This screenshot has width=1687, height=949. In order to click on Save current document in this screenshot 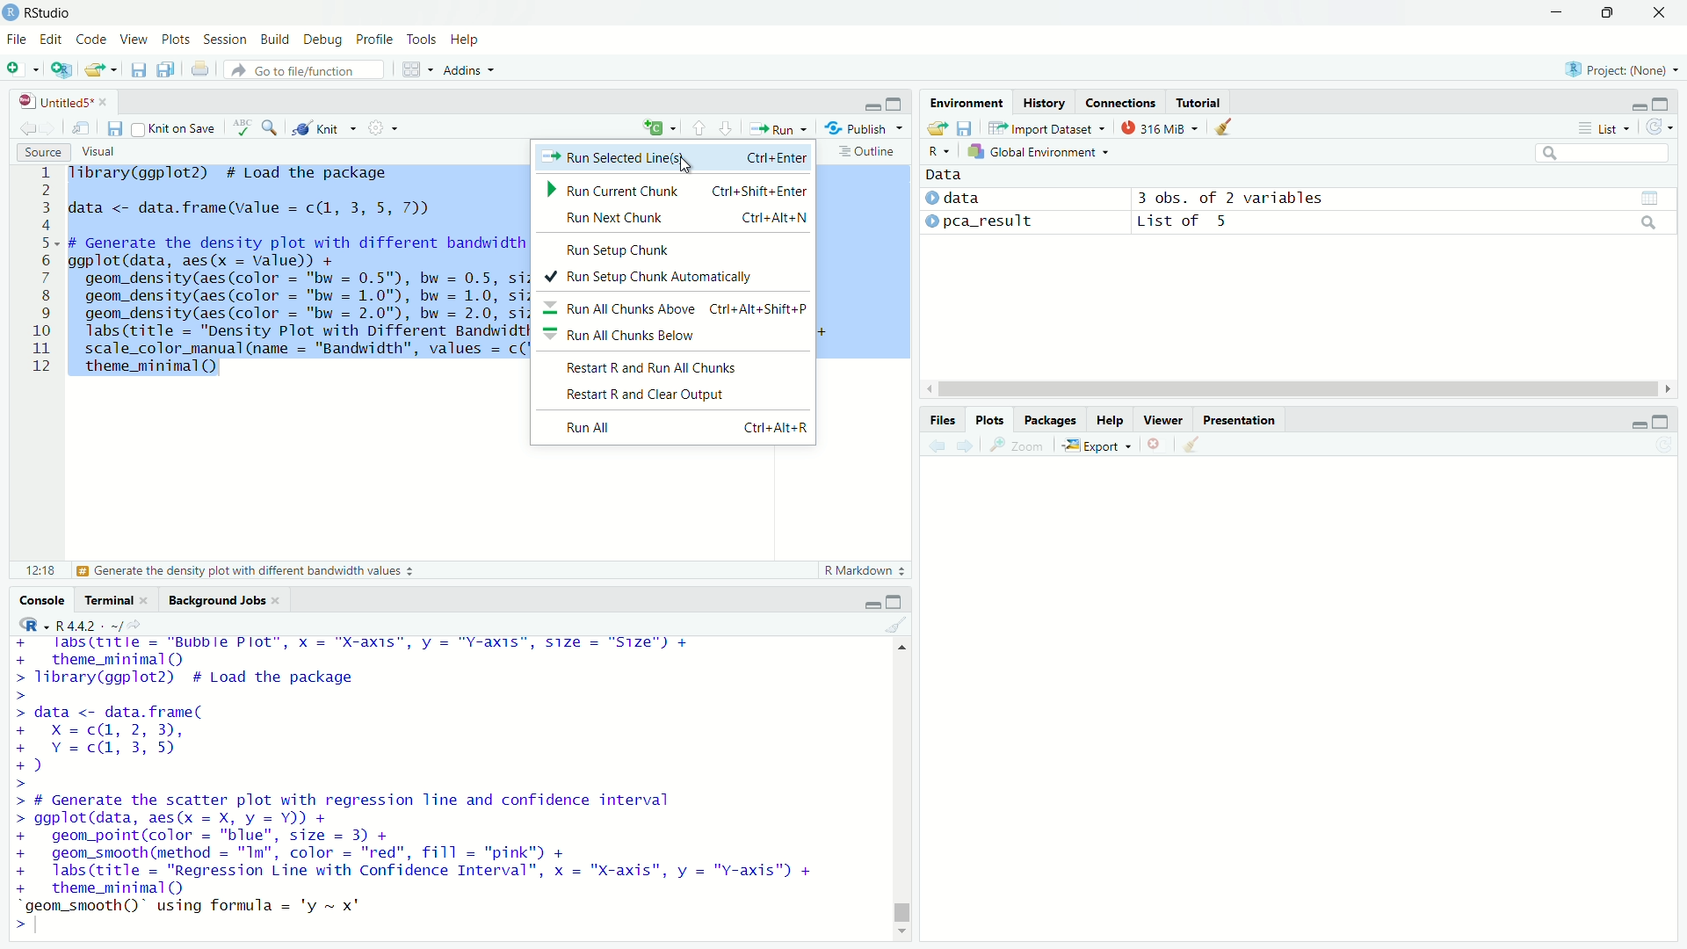, I will do `click(138, 70)`.